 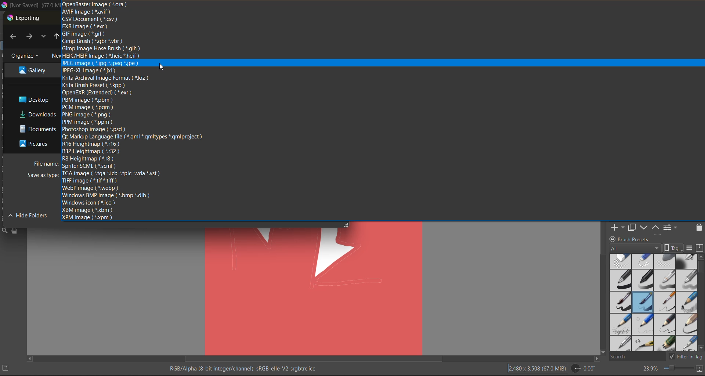 I want to click on xpm, so click(x=141, y=218).